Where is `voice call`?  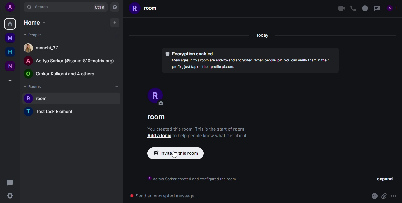 voice call is located at coordinates (353, 8).